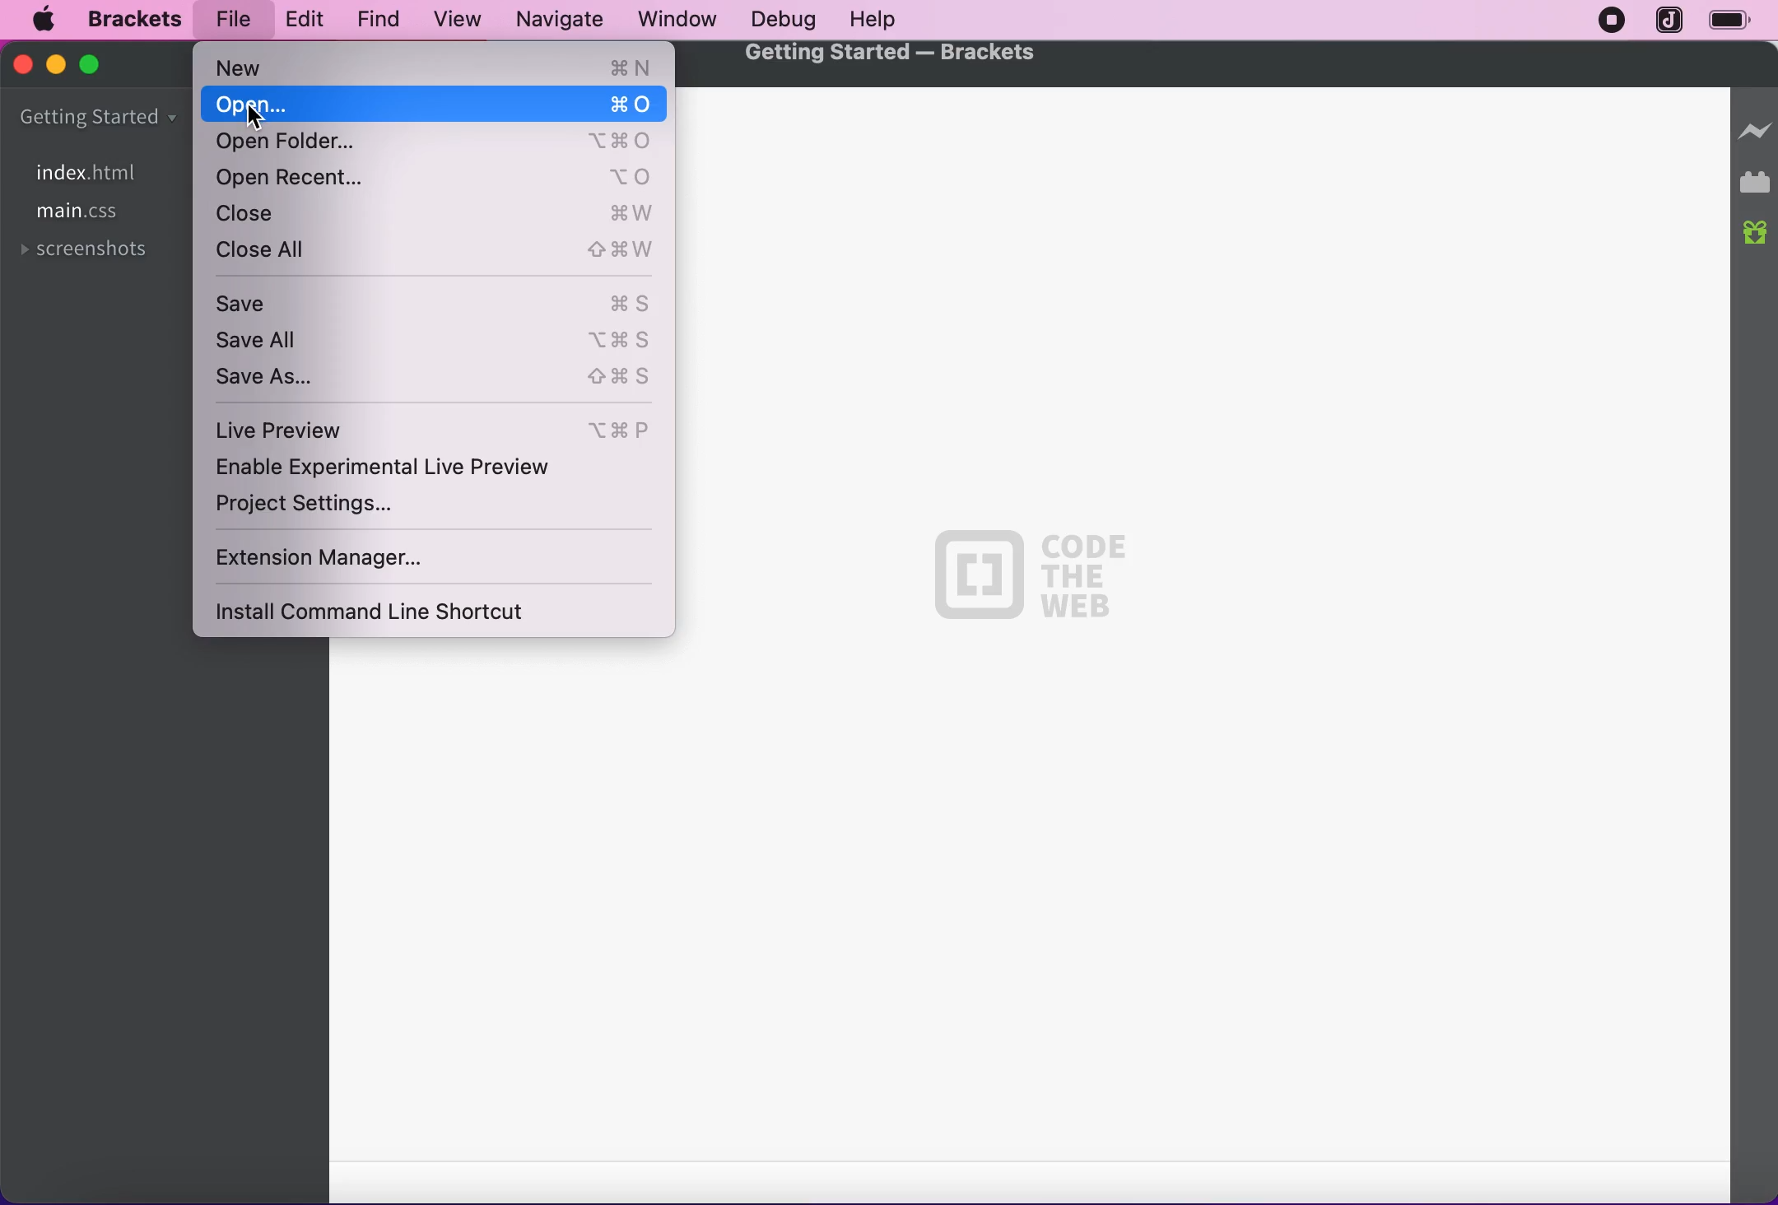  What do you see at coordinates (403, 612) in the screenshot?
I see `install command line shortcut` at bounding box center [403, 612].